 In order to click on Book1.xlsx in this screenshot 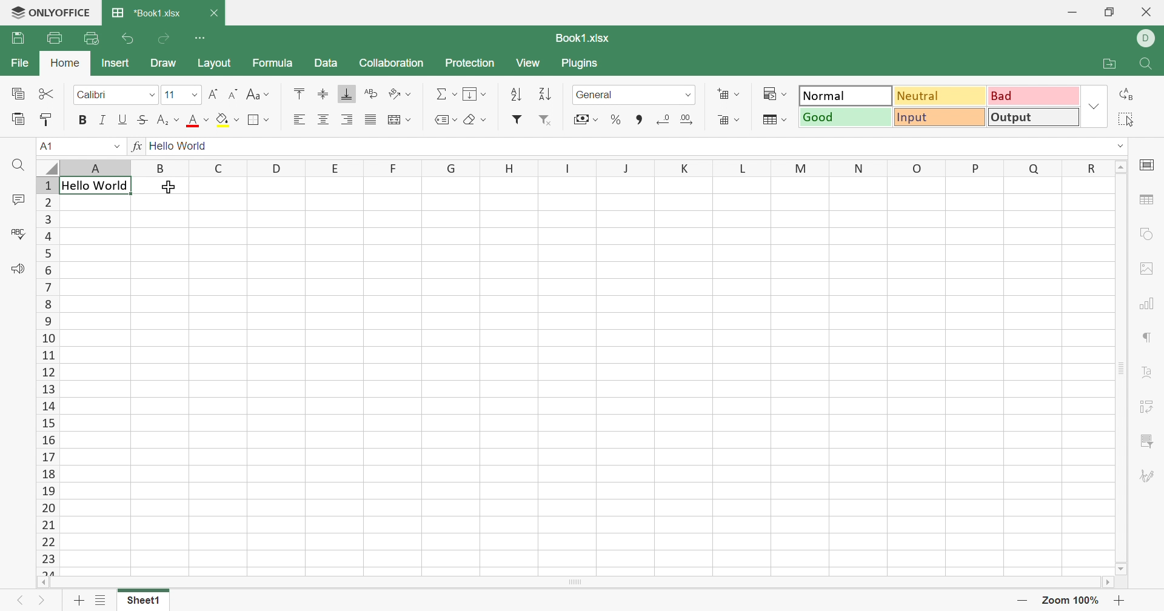, I will do `click(584, 40)`.